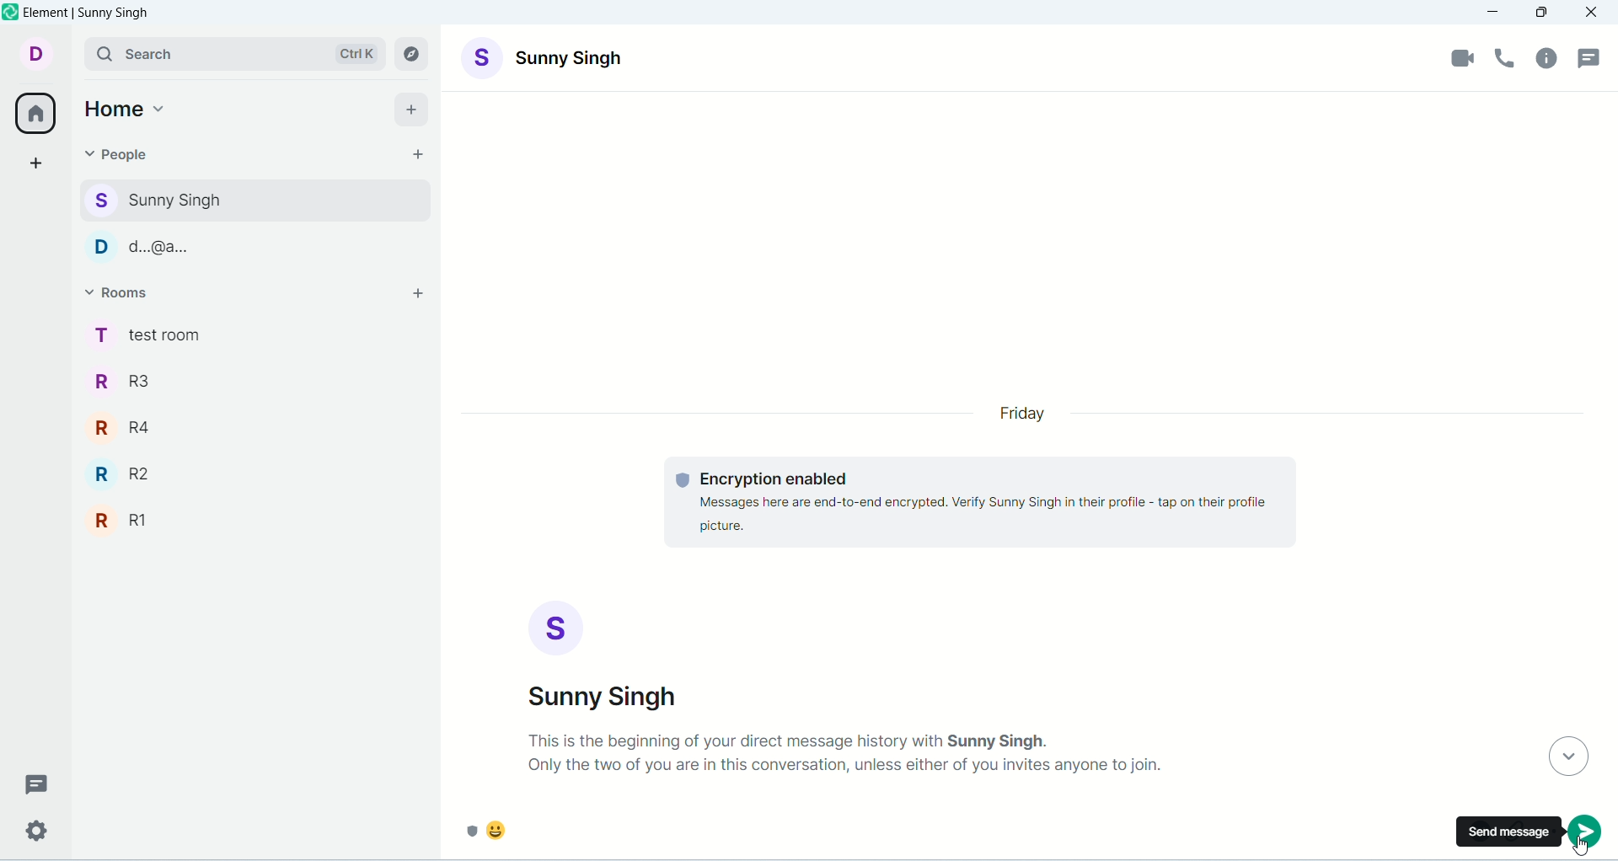 The width and height of the screenshot is (1618, 861). I want to click on d...@..., so click(249, 244).